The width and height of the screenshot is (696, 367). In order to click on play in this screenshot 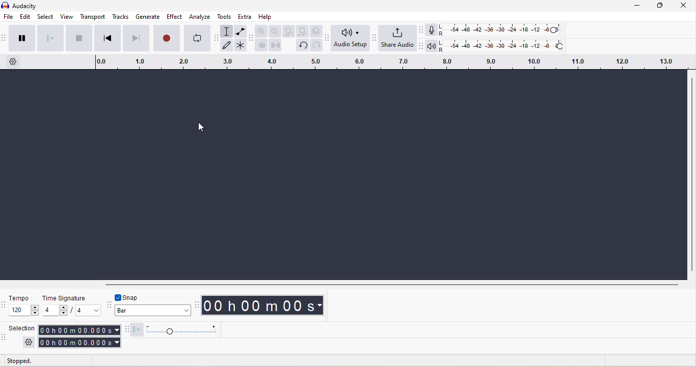, I will do `click(53, 38)`.